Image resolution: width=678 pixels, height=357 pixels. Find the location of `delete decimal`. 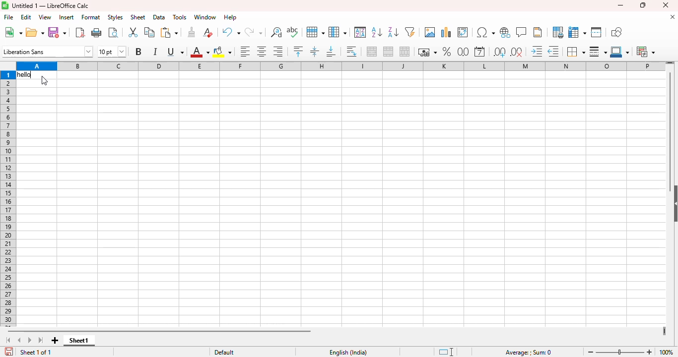

delete decimal is located at coordinates (517, 52).